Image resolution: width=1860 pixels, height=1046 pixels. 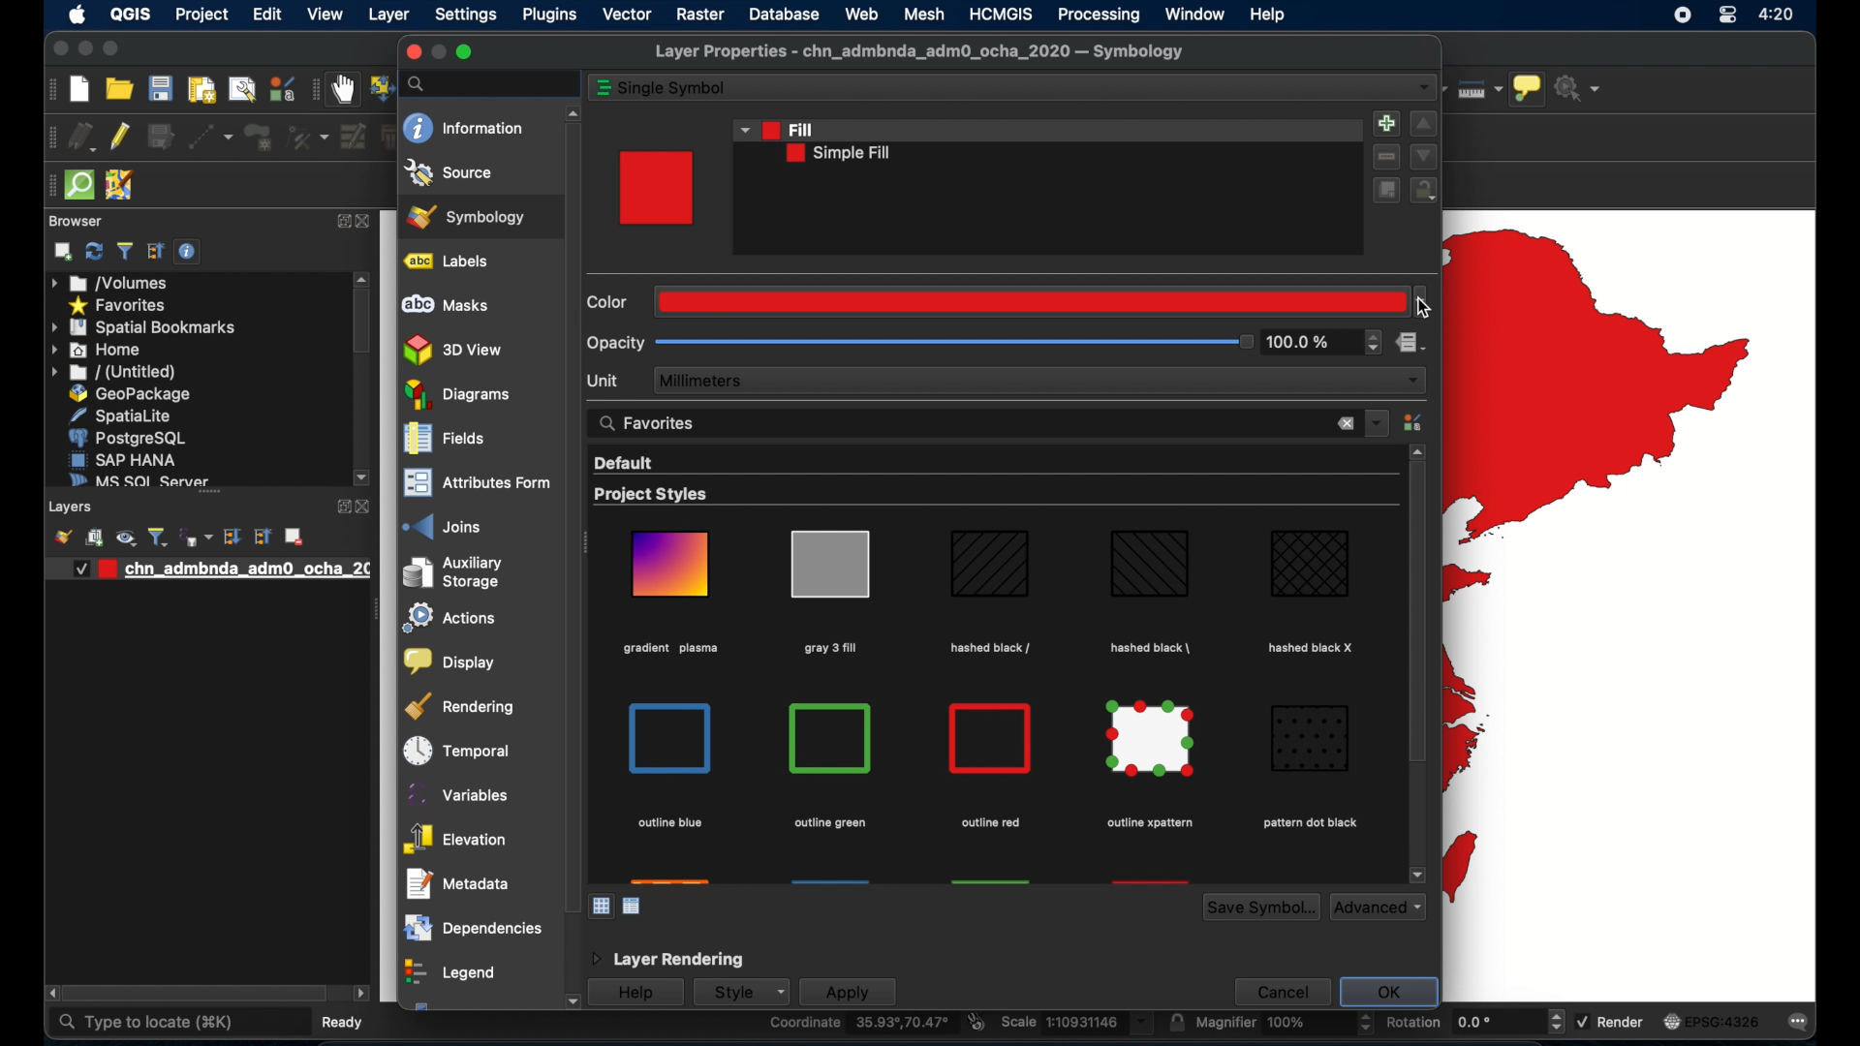 What do you see at coordinates (78, 186) in the screenshot?
I see `quicksom` at bounding box center [78, 186].